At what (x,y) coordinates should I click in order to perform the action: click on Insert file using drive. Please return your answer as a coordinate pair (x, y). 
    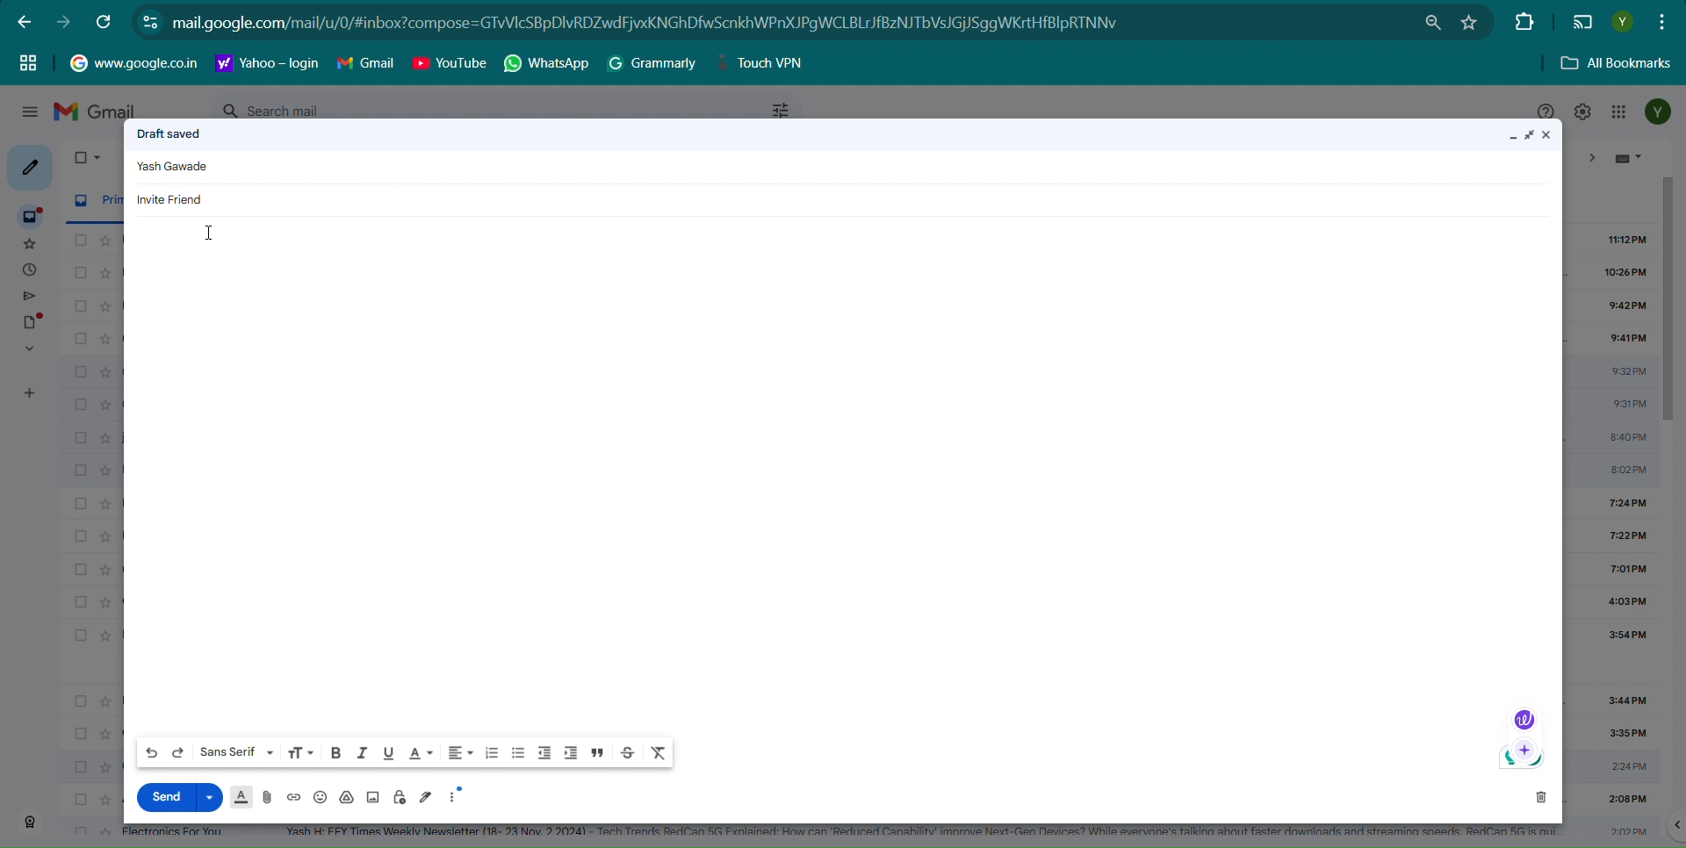
    Looking at the image, I should click on (348, 797).